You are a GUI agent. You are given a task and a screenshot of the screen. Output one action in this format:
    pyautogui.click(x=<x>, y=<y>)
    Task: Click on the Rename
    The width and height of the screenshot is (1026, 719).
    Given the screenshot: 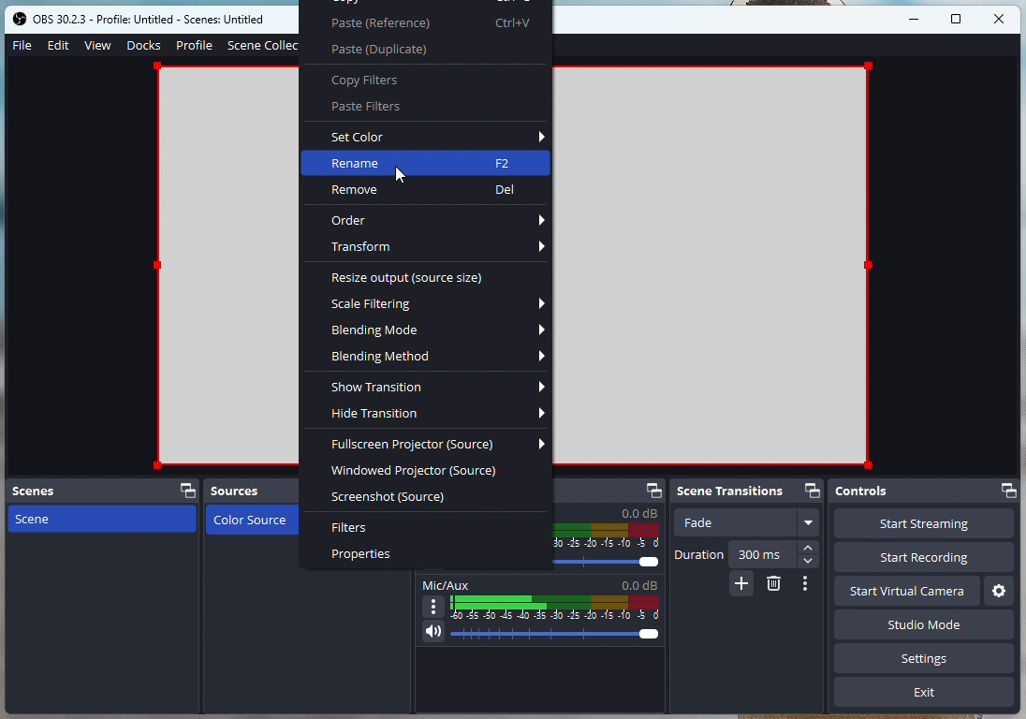 What is the action you would take?
    pyautogui.click(x=426, y=162)
    